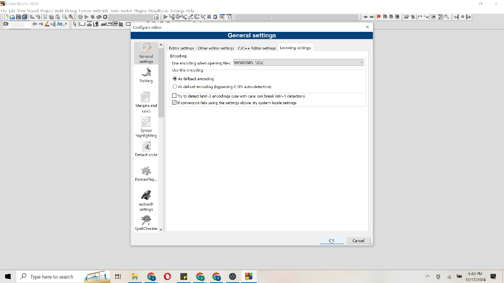 This screenshot has height=283, width=504. Describe the element at coordinates (65, 17) in the screenshot. I see `Find` at that location.